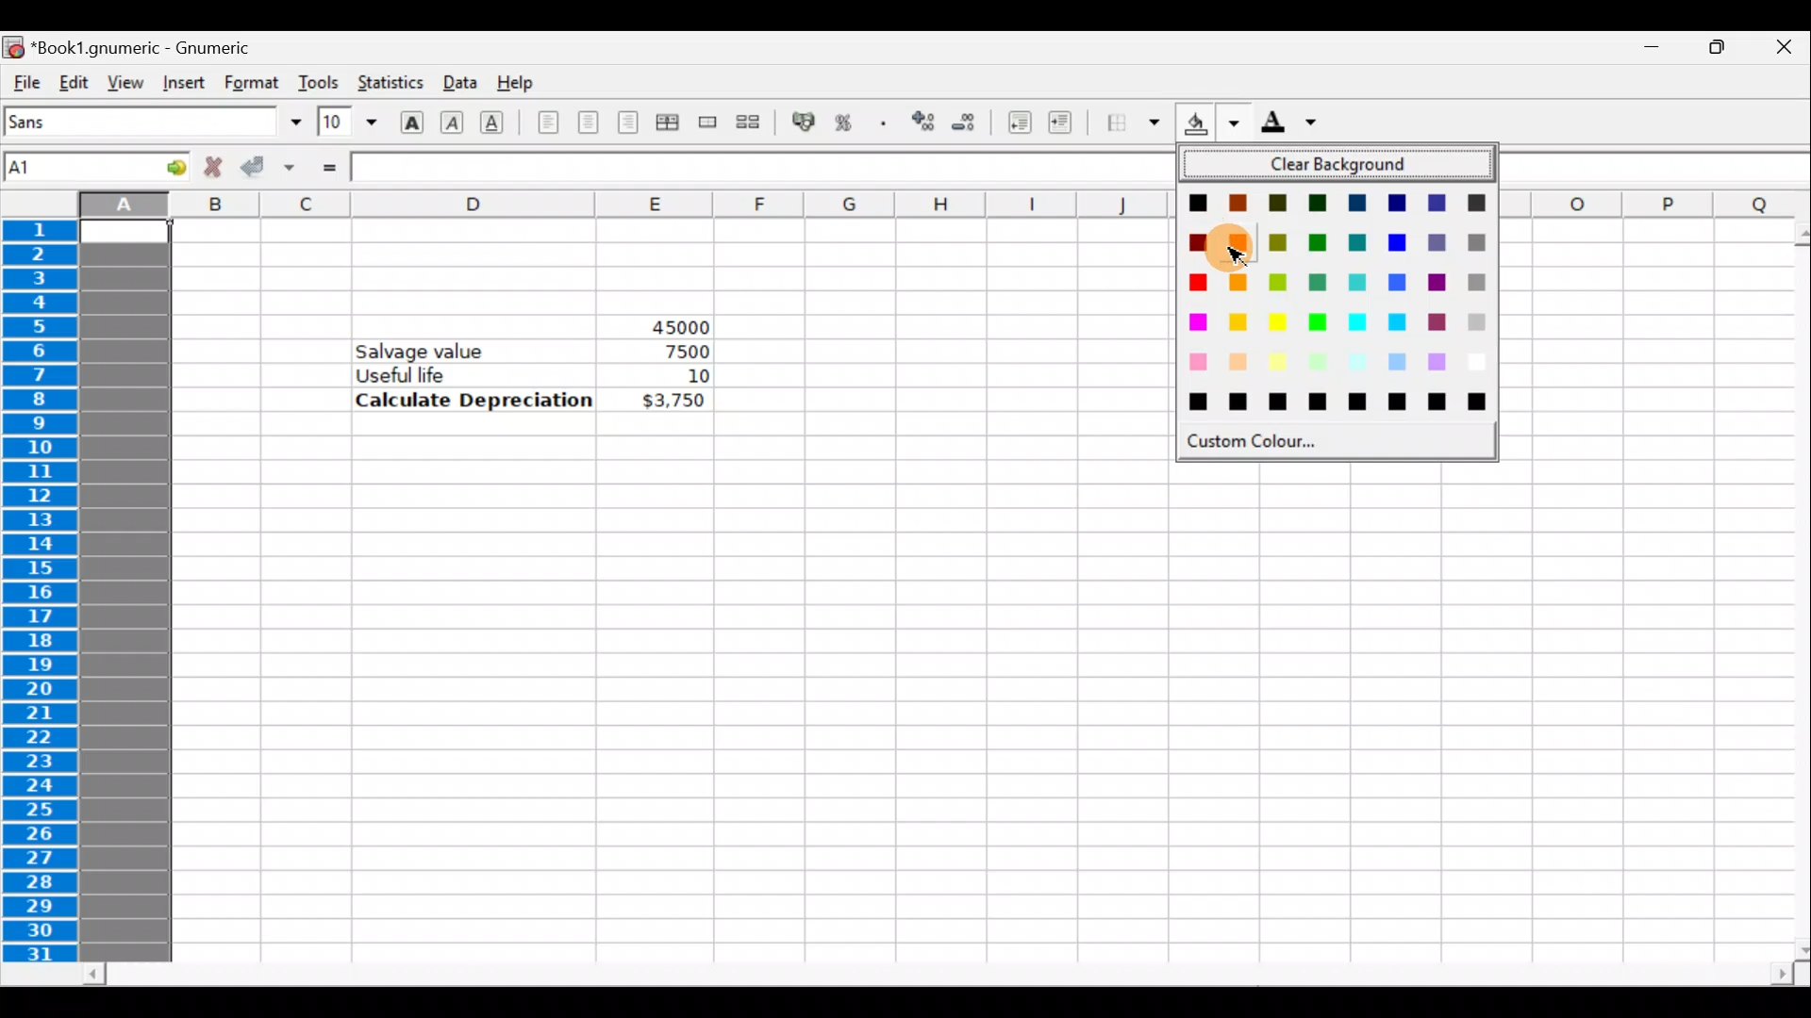  What do you see at coordinates (1133, 123) in the screenshot?
I see `Borders` at bounding box center [1133, 123].